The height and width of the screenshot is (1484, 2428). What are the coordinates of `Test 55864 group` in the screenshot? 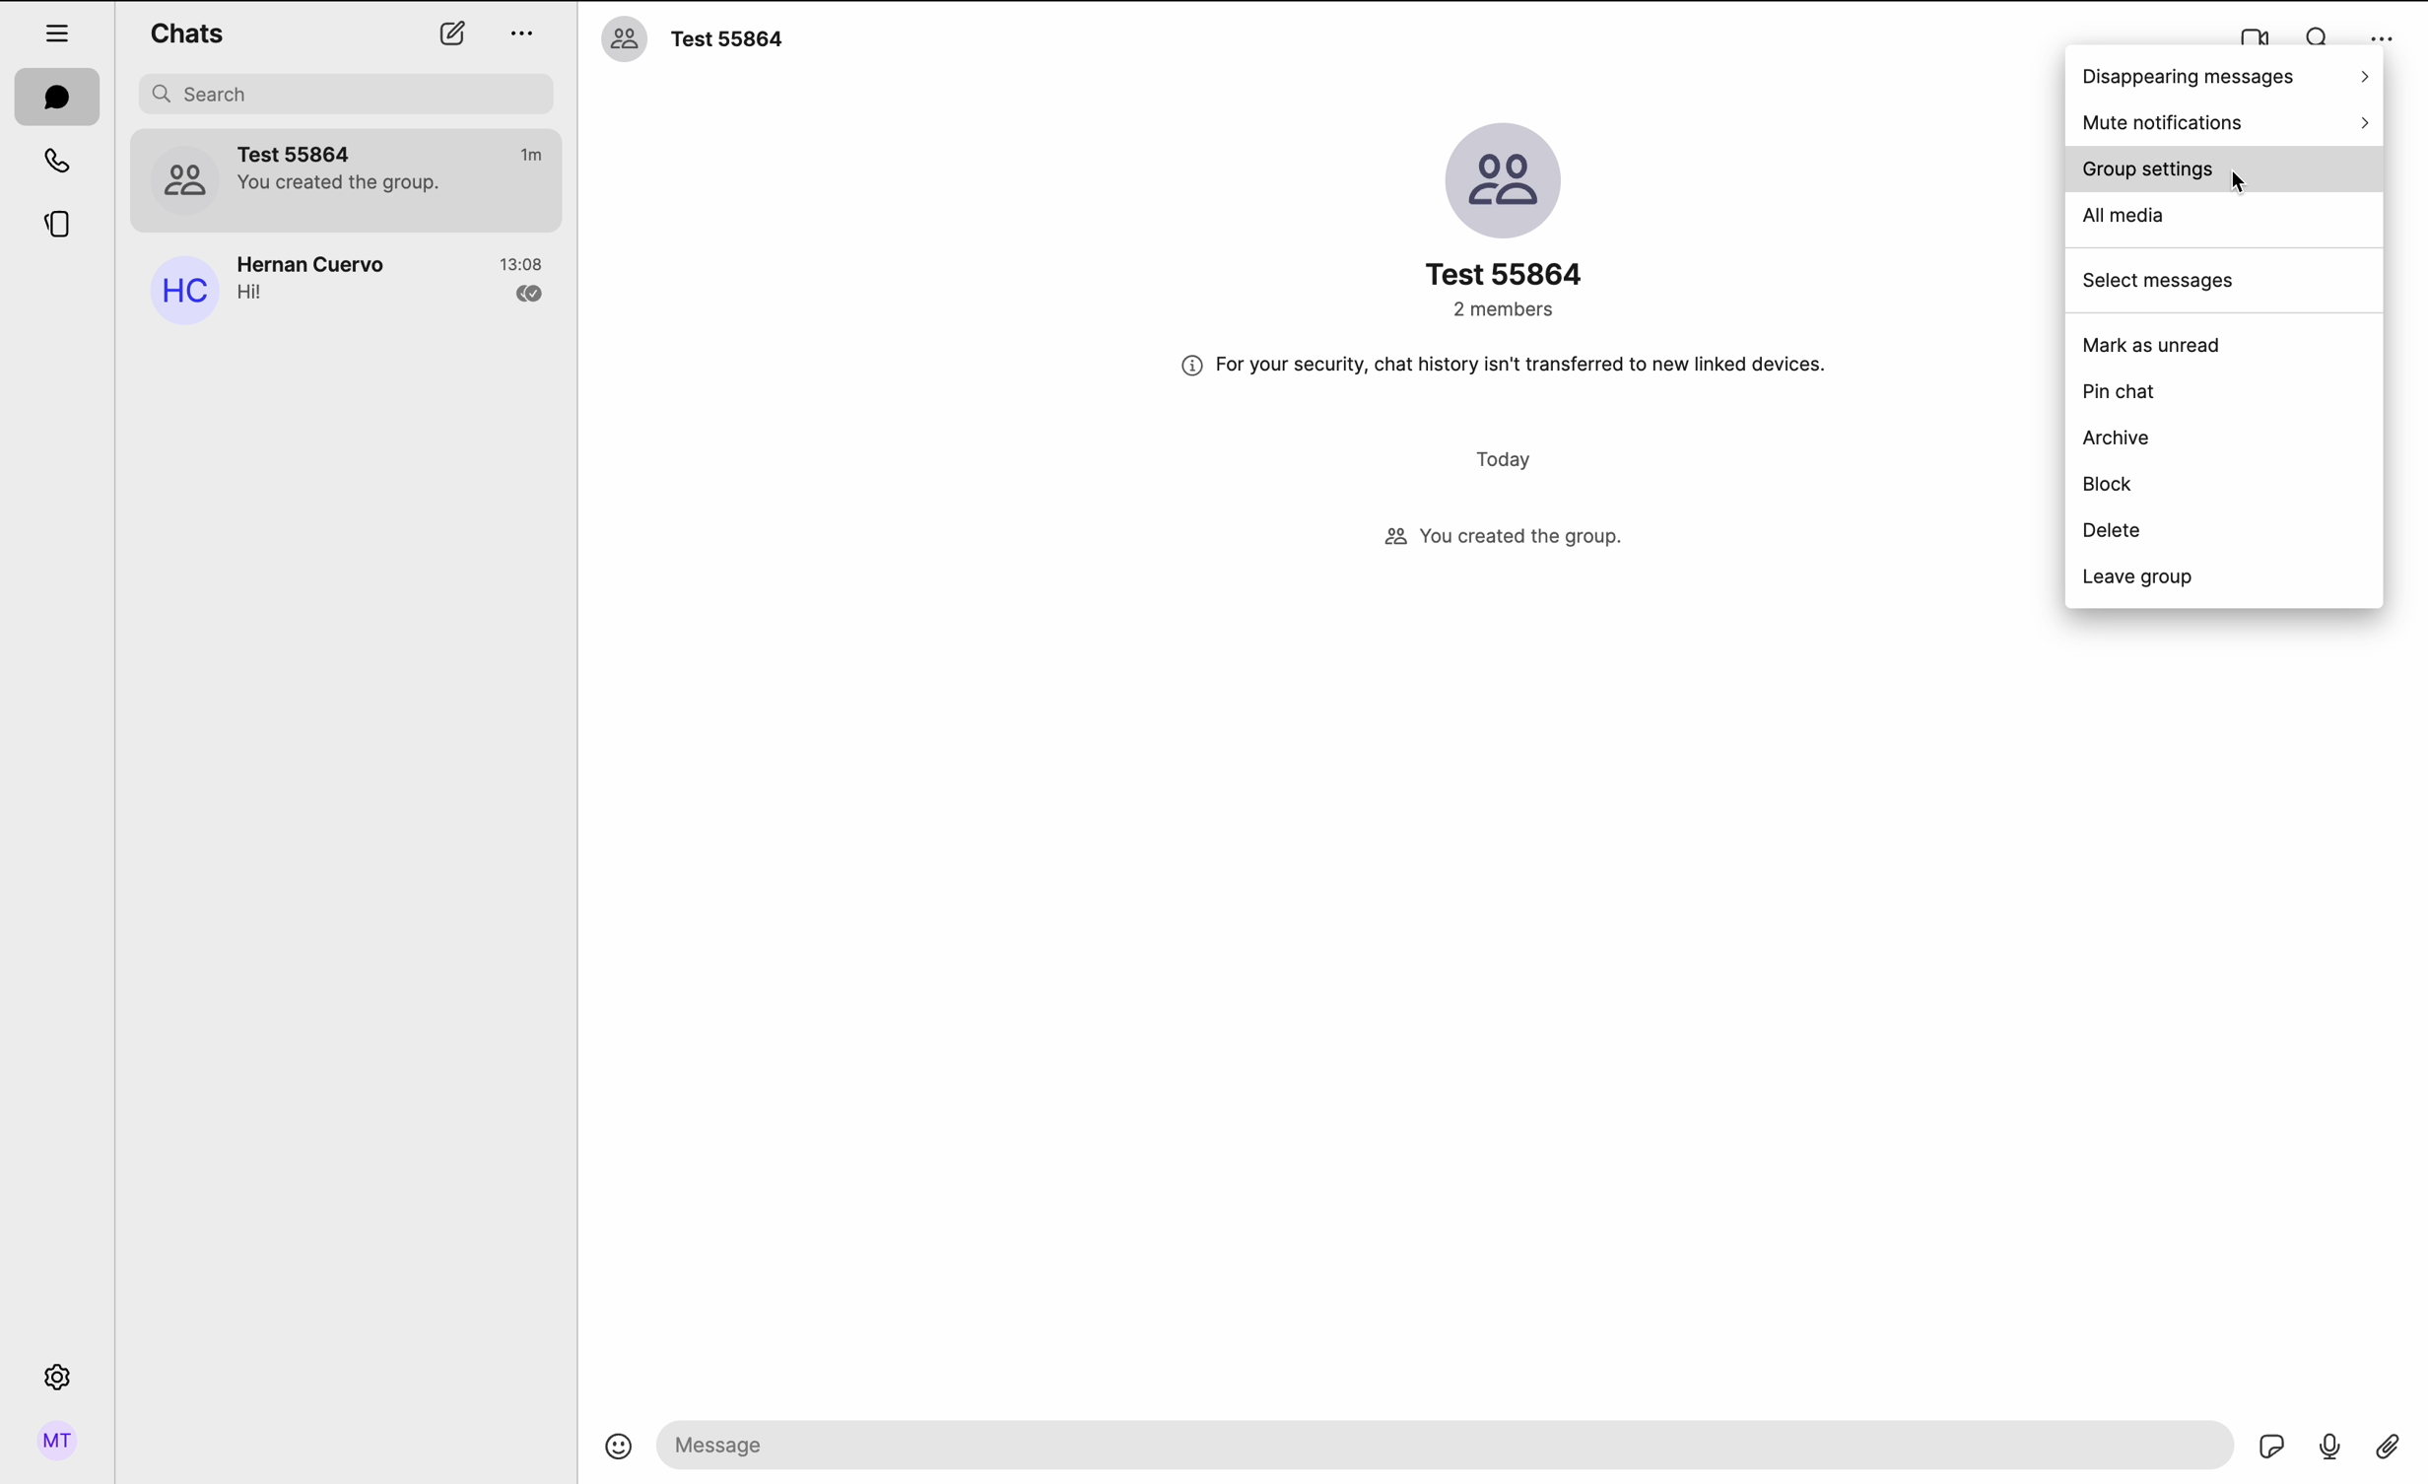 It's located at (348, 180).